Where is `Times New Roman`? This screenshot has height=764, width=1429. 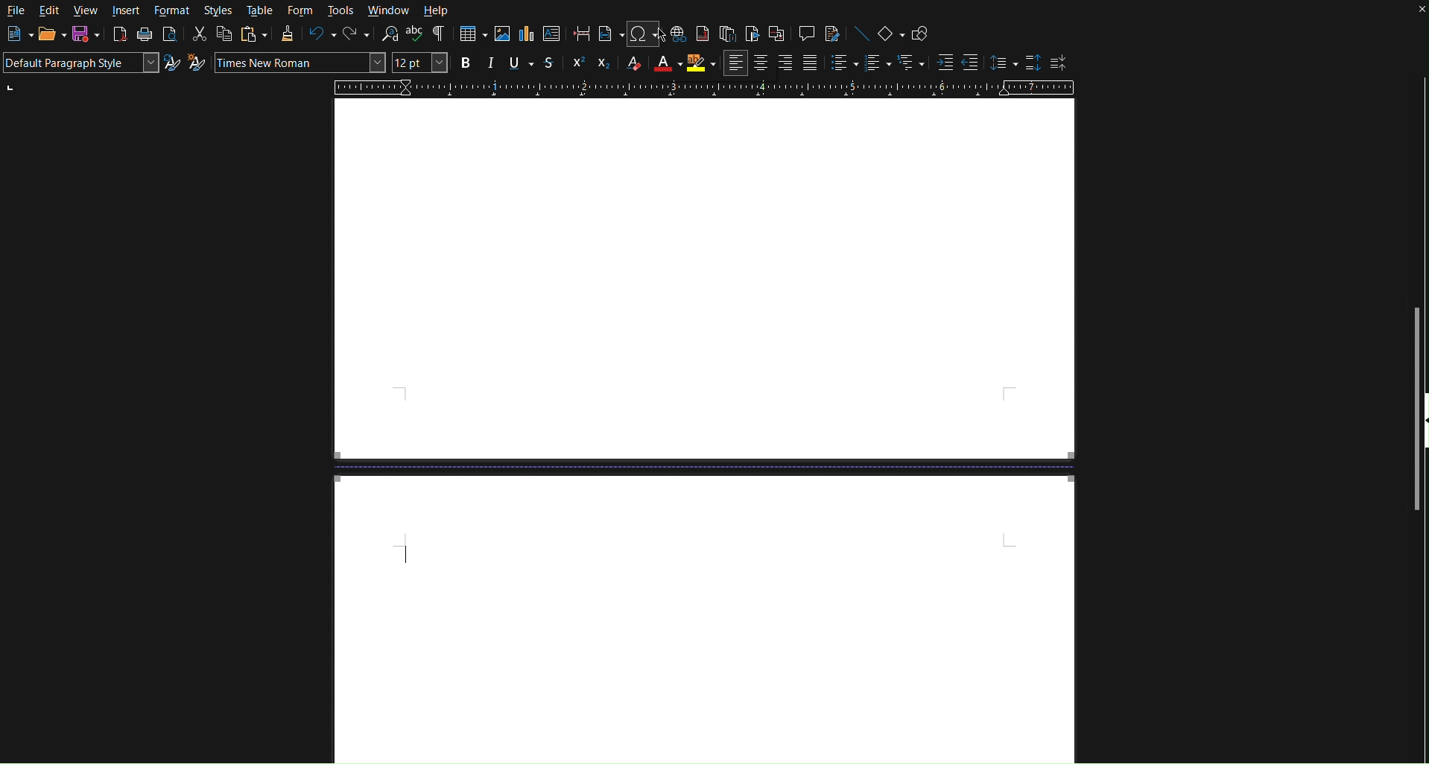
Times New Roman is located at coordinates (300, 63).